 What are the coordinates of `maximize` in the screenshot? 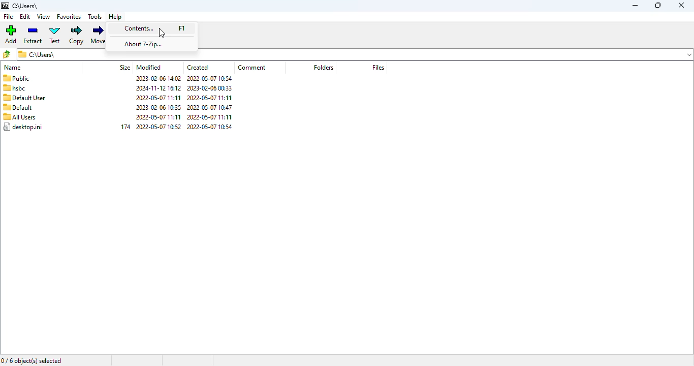 It's located at (658, 5).